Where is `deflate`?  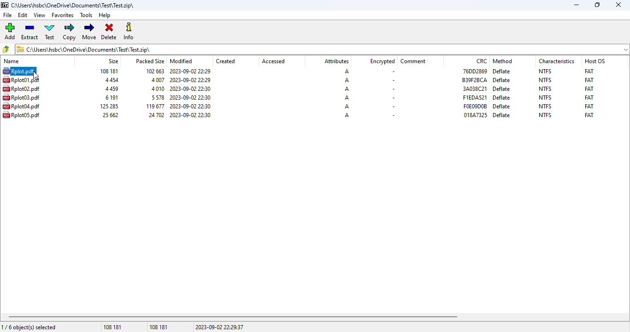
deflate is located at coordinates (502, 106).